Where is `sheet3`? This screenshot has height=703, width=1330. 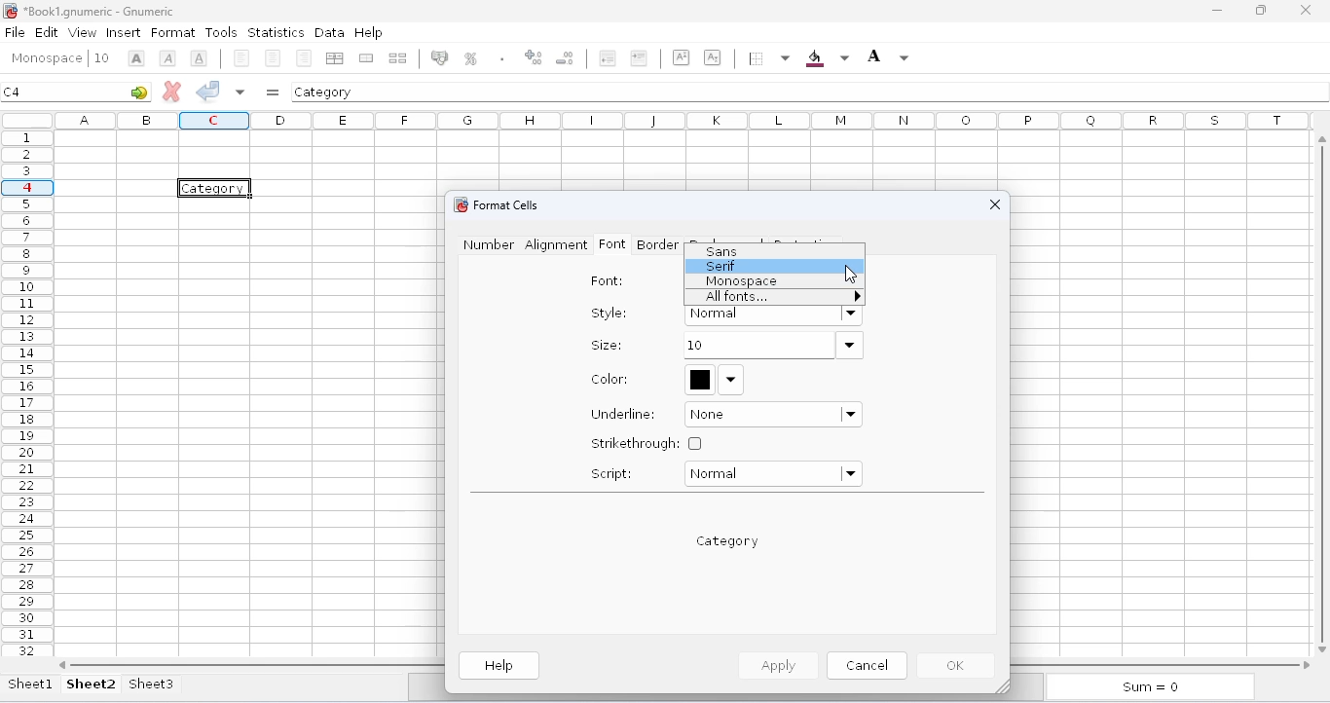
sheet3 is located at coordinates (151, 684).